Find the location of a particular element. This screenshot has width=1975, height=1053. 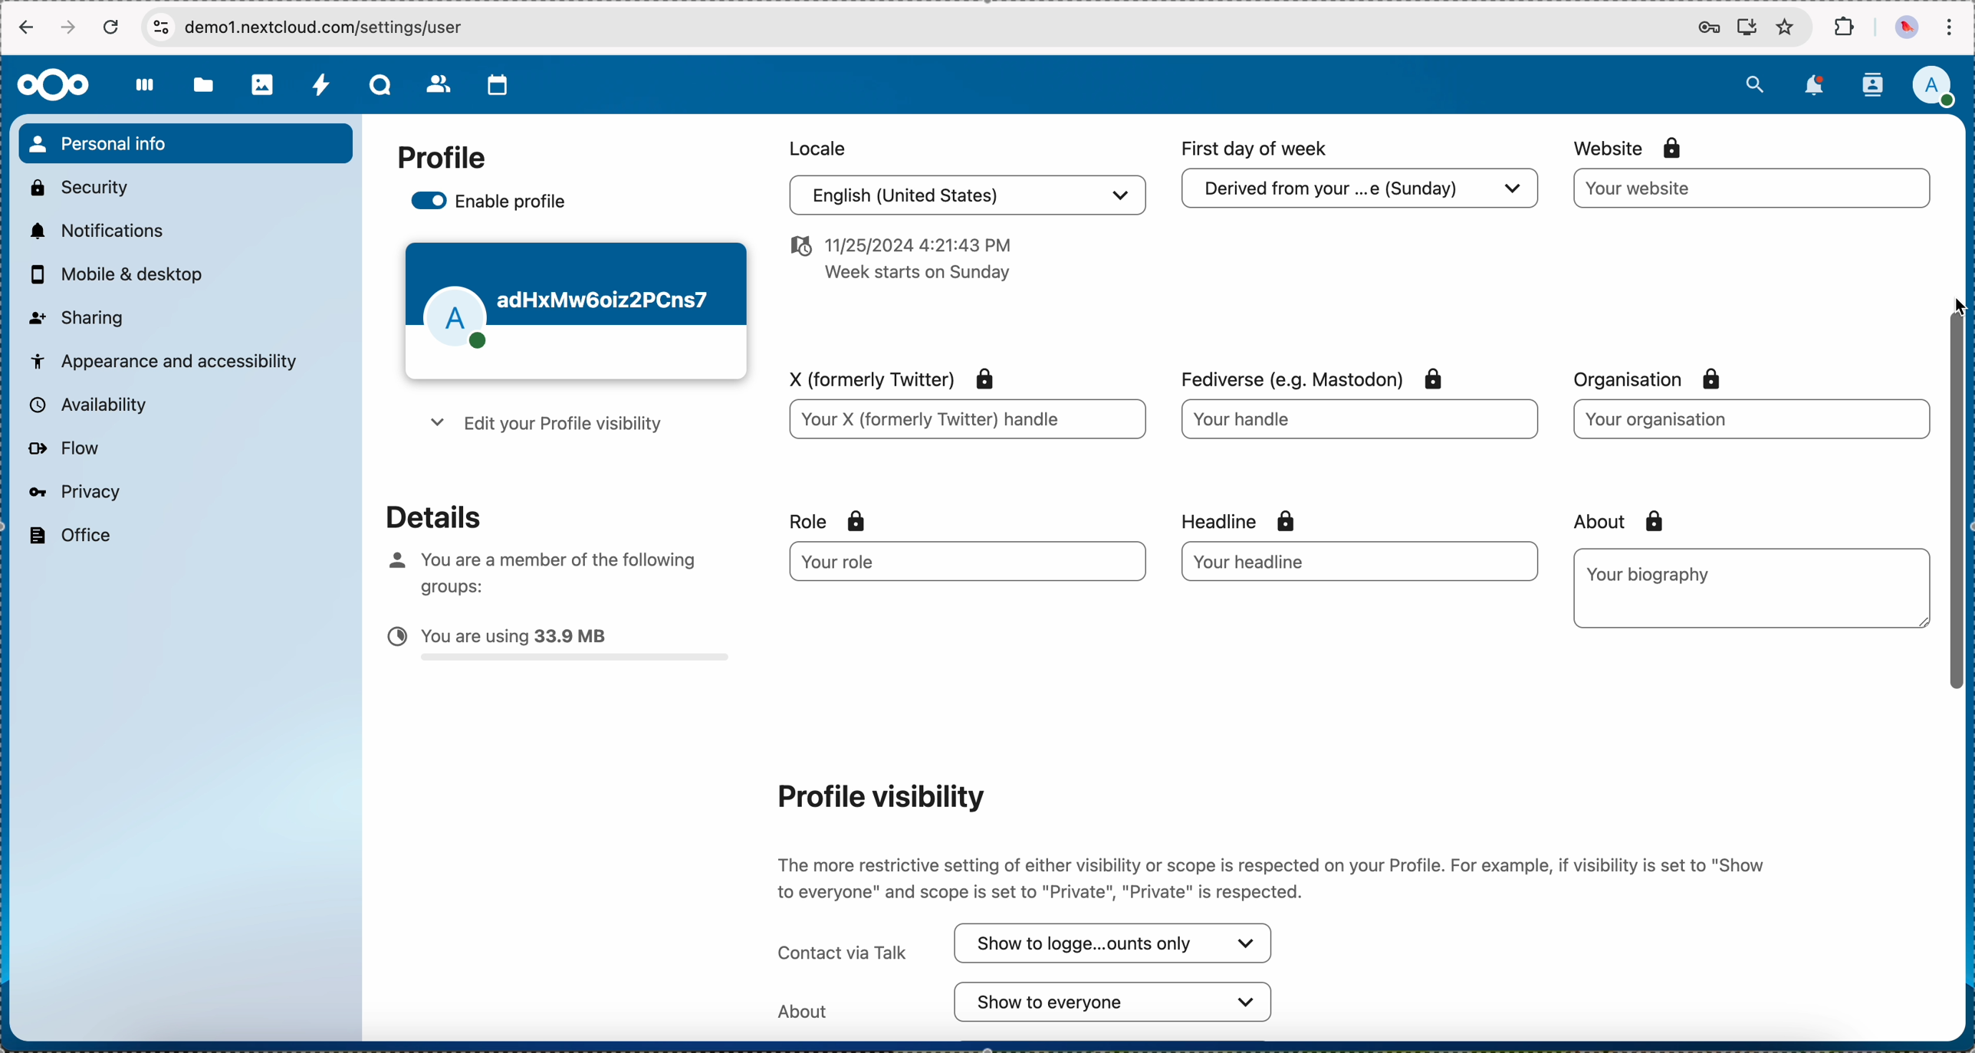

about is located at coordinates (1027, 1002).